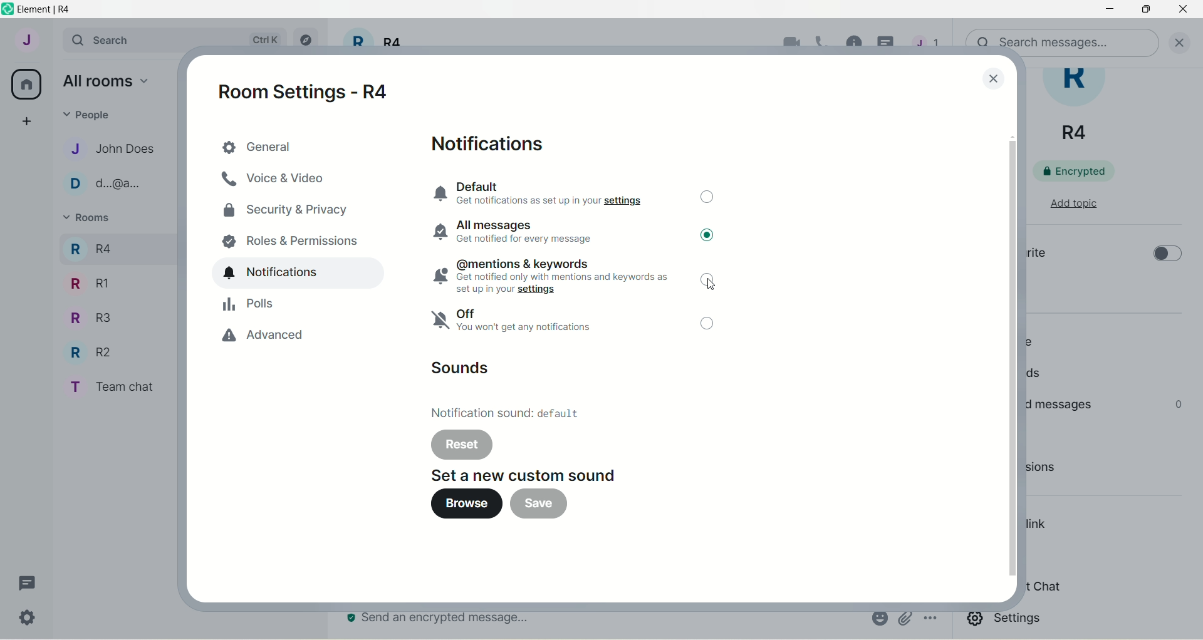 This screenshot has height=640, width=1203. Describe the element at coordinates (991, 78) in the screenshot. I see `close` at that location.